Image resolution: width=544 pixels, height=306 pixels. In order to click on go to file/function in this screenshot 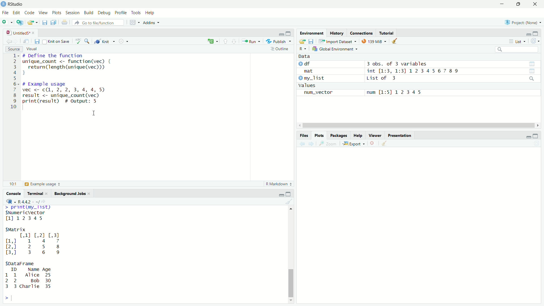, I will do `click(98, 22)`.